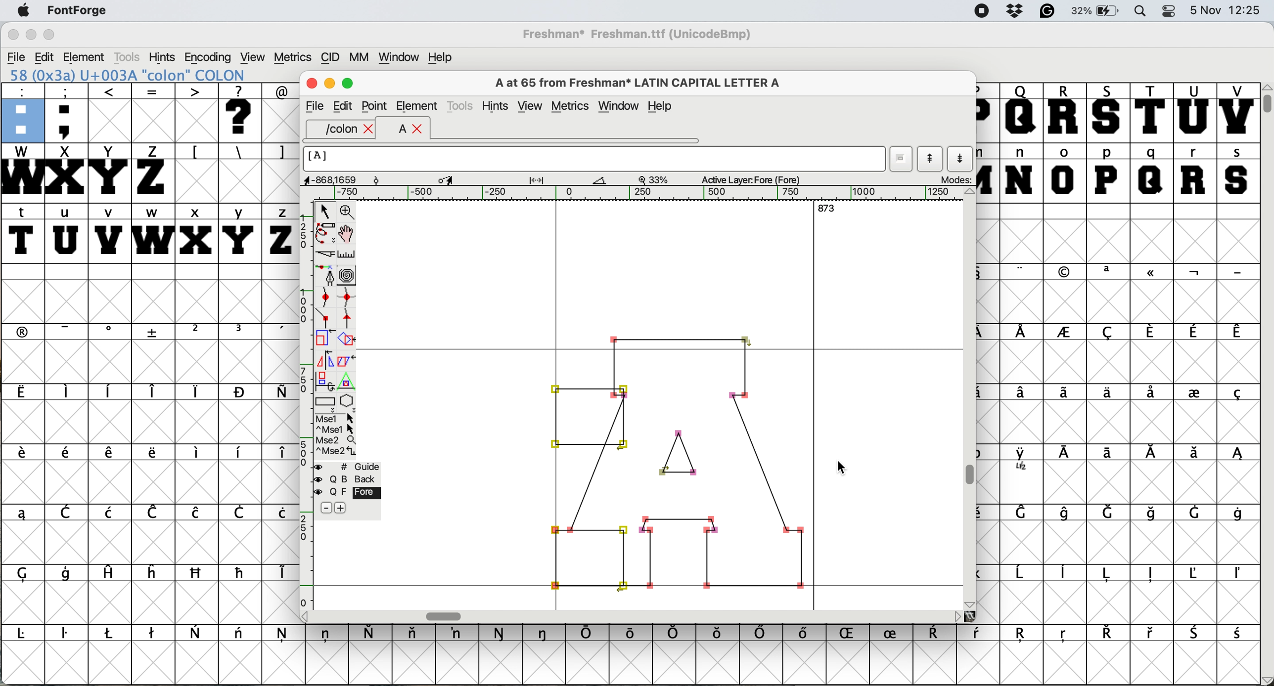  What do you see at coordinates (980, 11) in the screenshot?
I see `screen recorder` at bounding box center [980, 11].